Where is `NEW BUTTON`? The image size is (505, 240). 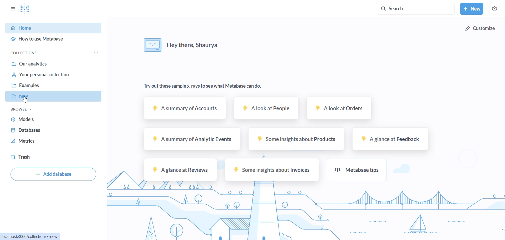 NEW BUTTON is located at coordinates (472, 9).